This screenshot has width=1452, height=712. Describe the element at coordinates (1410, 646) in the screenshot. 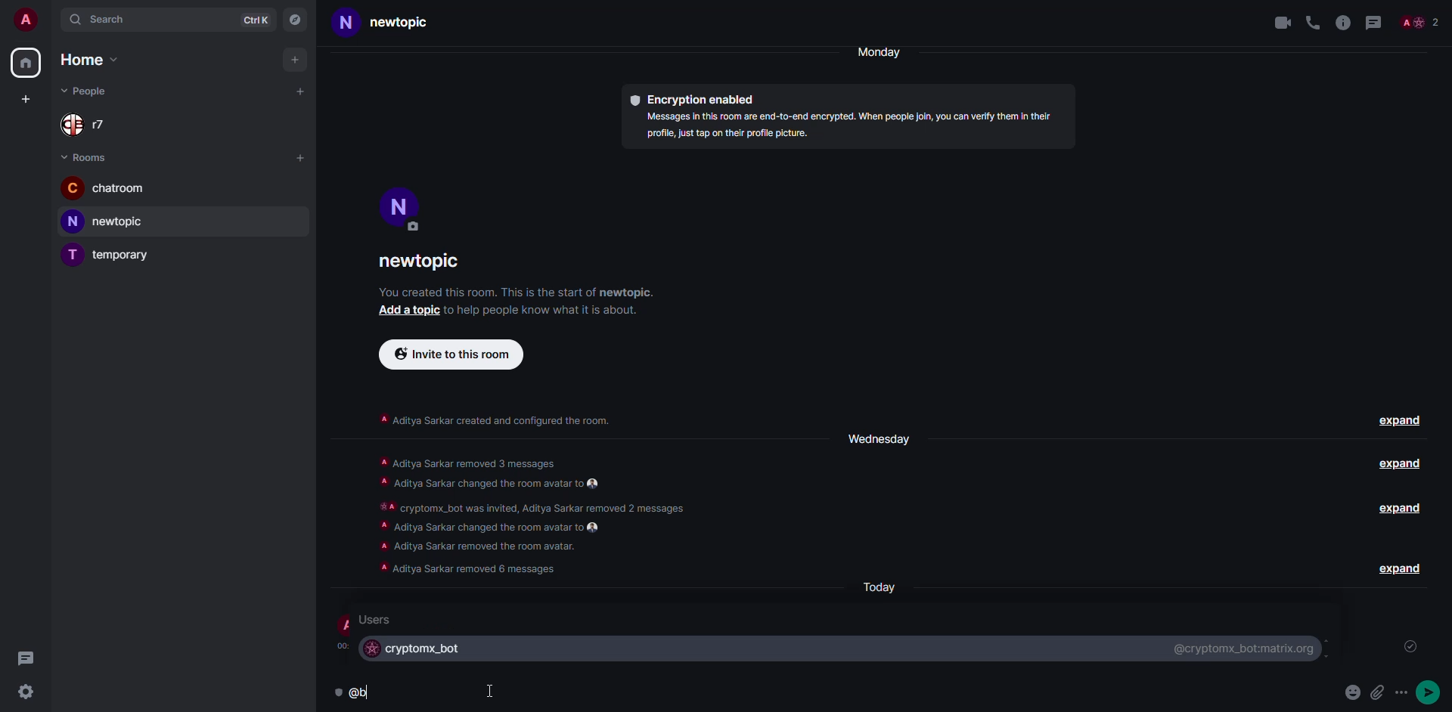

I see `sent` at that location.